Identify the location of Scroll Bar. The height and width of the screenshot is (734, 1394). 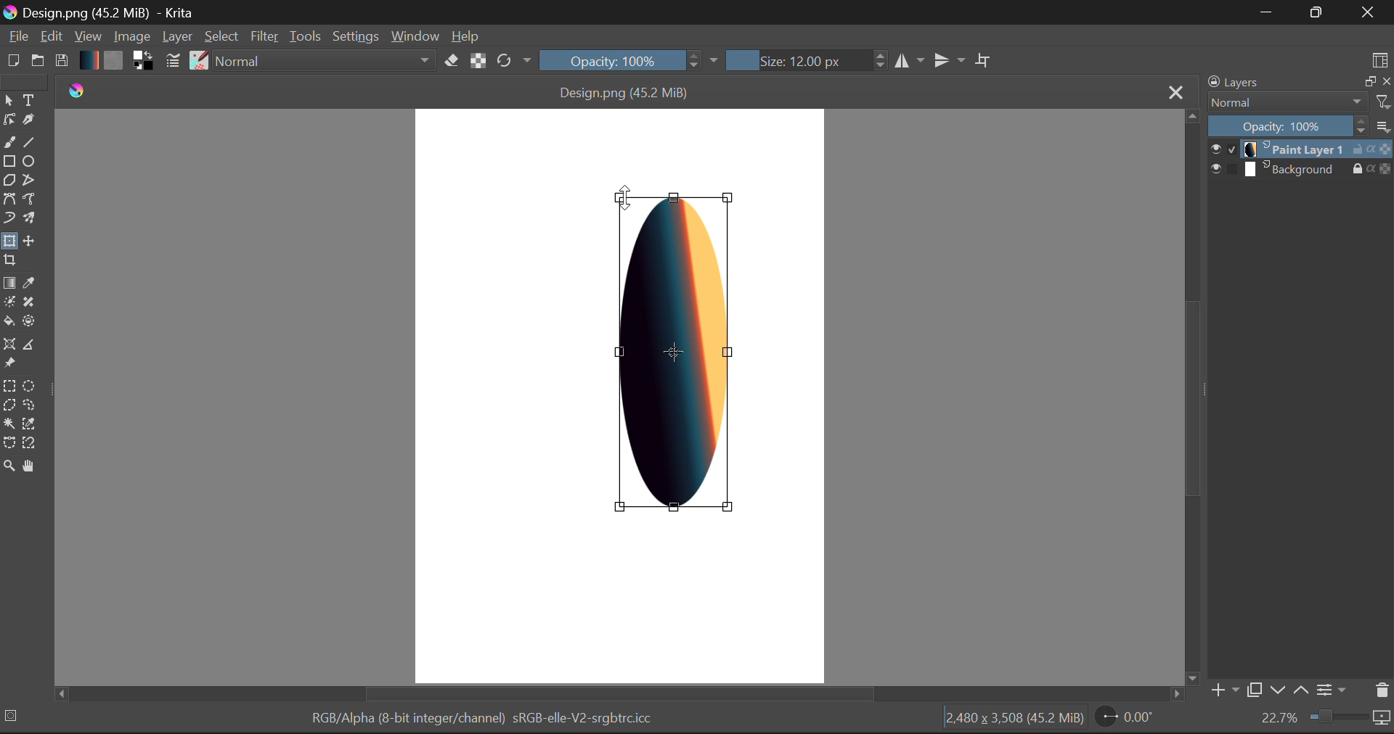
(622, 695).